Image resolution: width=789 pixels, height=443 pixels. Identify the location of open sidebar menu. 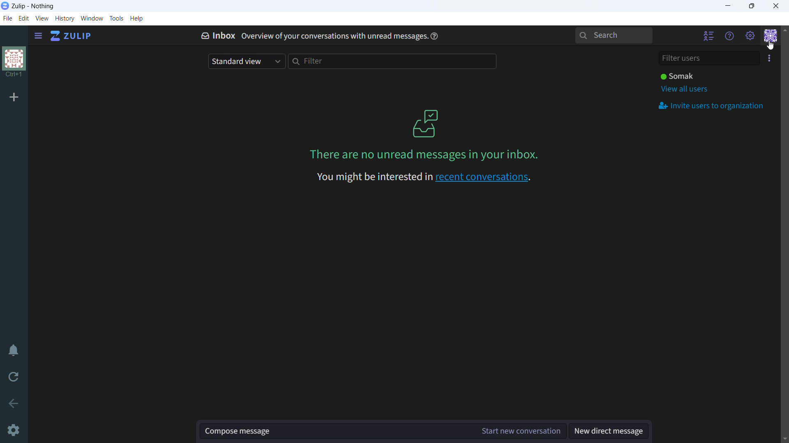
(37, 36).